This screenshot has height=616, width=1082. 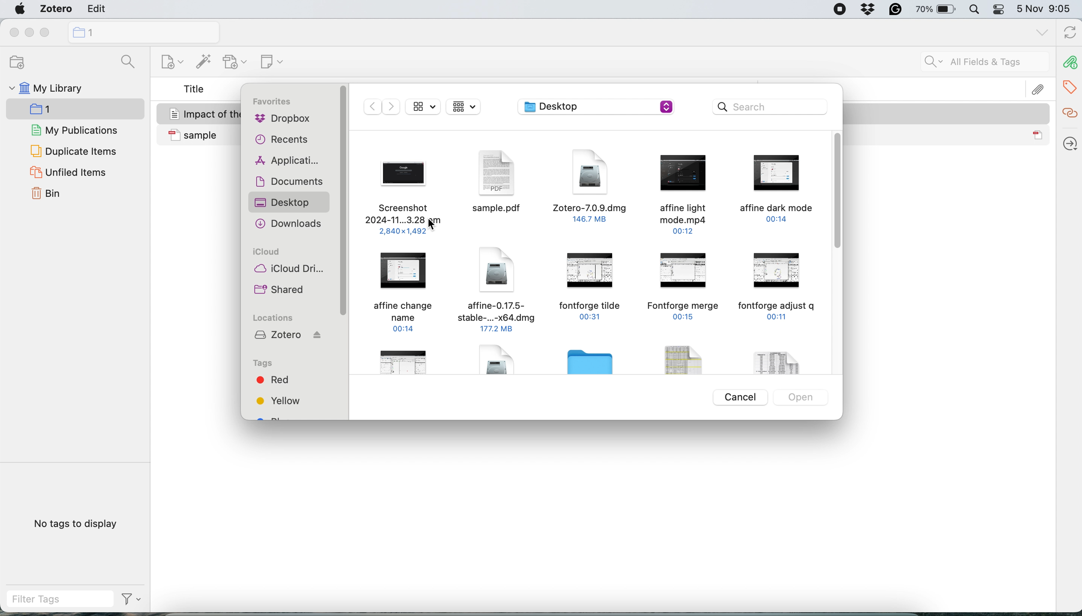 What do you see at coordinates (893, 11) in the screenshot?
I see `grammarly` at bounding box center [893, 11].